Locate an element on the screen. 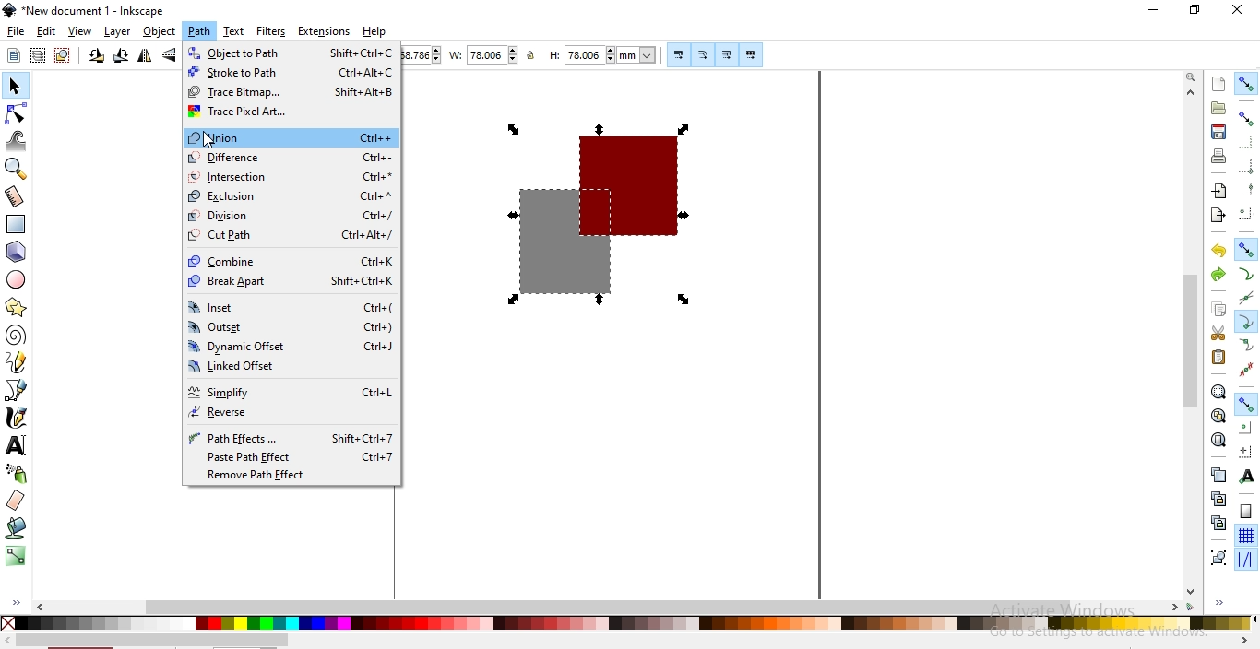 This screenshot has width=1260, height=649. restore down is located at coordinates (1195, 11).